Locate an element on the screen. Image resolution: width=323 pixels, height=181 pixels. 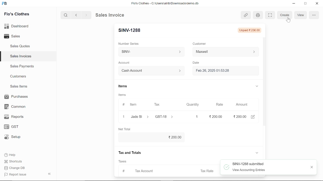
Feb 26, 2025 01:53:28 is located at coordinates (220, 71).